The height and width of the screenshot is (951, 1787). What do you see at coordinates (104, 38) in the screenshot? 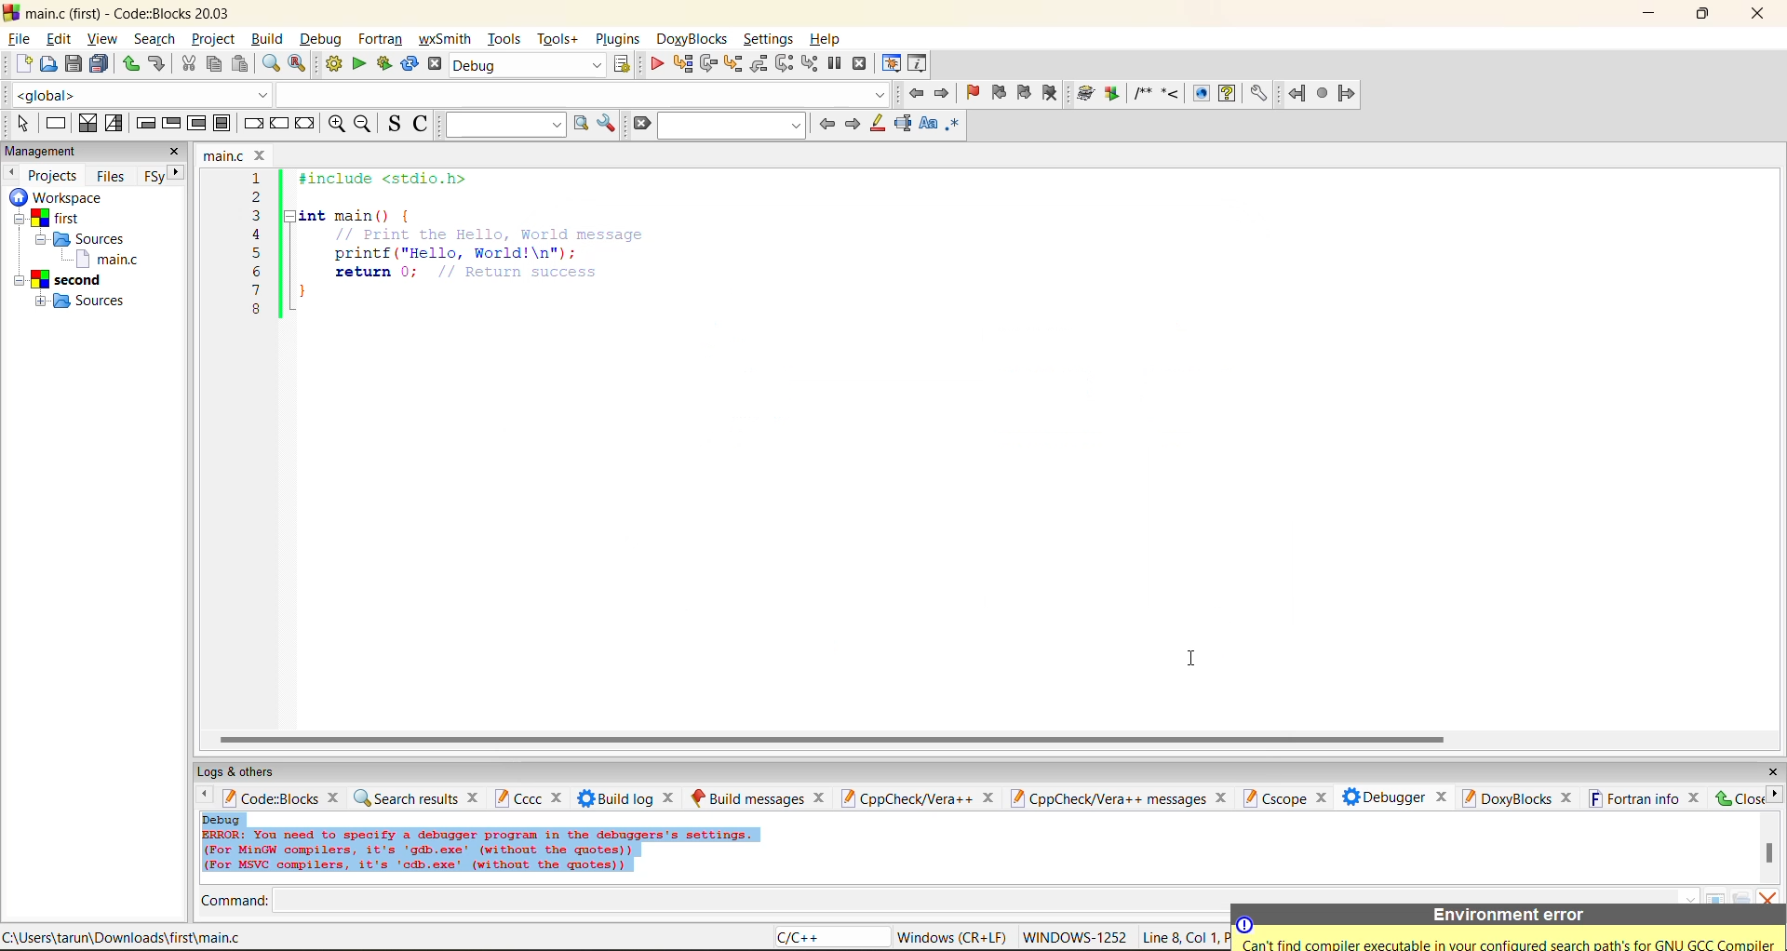
I see `view` at bounding box center [104, 38].